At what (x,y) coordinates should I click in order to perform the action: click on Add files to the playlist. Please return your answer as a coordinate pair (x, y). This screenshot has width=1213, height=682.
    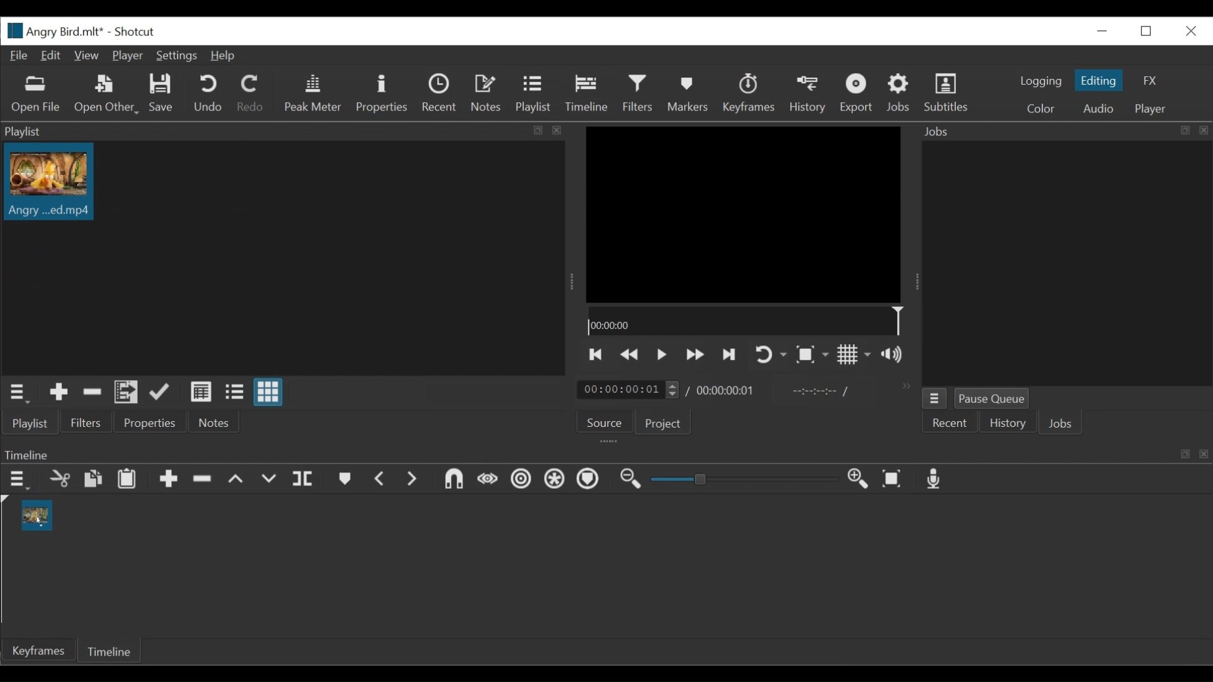
    Looking at the image, I should click on (126, 393).